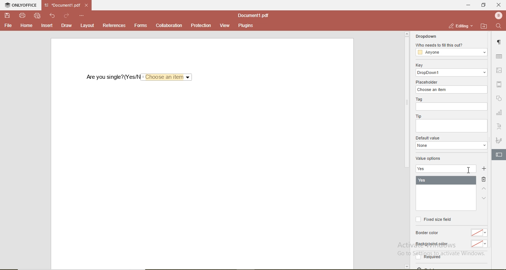 The width and height of the screenshot is (506, 270). What do you see at coordinates (499, 57) in the screenshot?
I see `table` at bounding box center [499, 57].